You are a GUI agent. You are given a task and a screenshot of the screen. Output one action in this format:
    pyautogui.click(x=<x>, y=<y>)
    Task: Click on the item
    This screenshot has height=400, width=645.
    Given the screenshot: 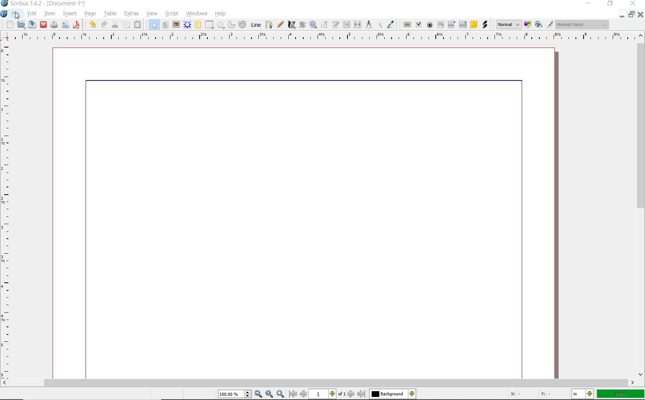 What is the action you would take?
    pyautogui.click(x=50, y=14)
    